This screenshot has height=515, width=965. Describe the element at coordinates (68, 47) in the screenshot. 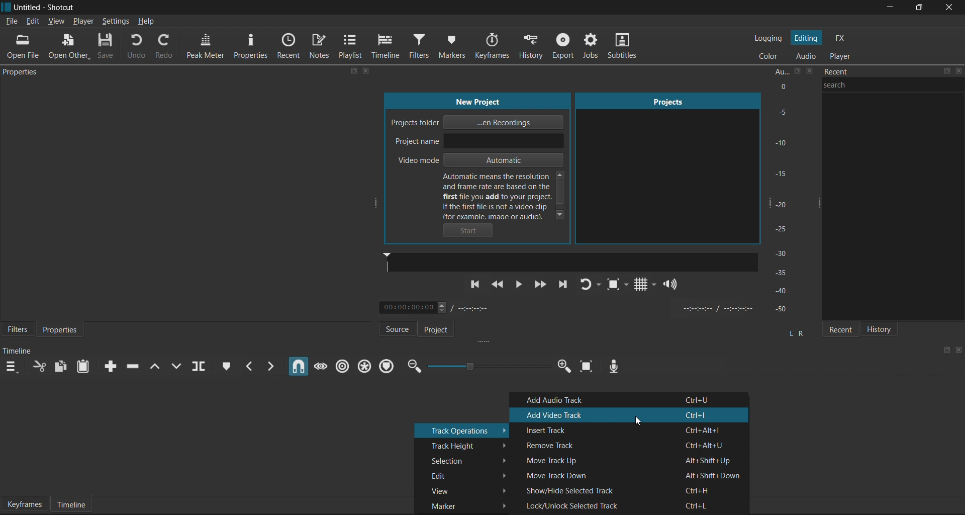

I see `Open Others` at that location.